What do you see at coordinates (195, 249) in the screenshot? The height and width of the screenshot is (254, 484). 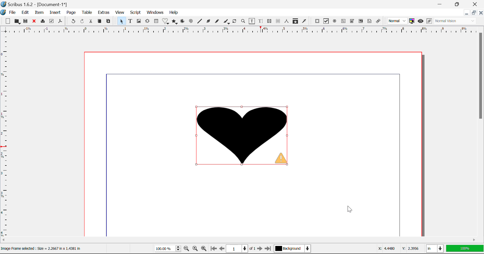 I see `Zoom to 100%` at bounding box center [195, 249].